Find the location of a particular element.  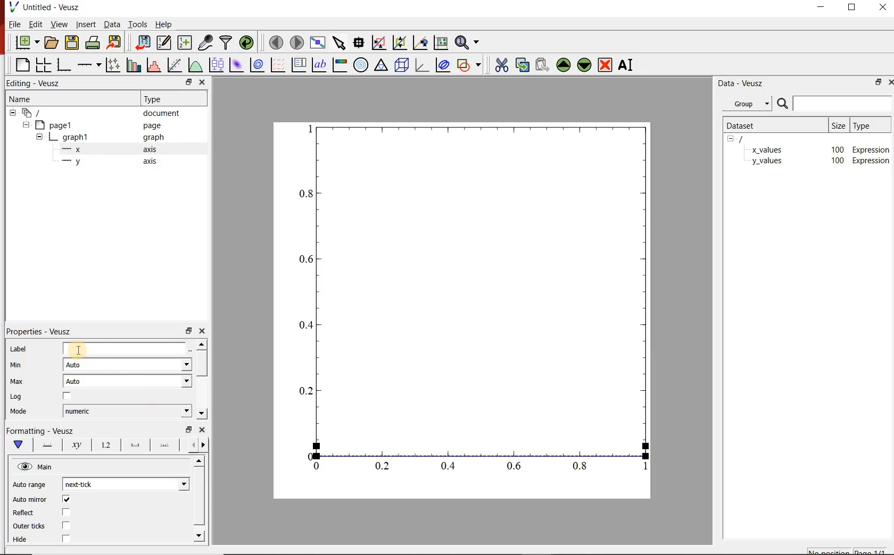

ternary graph is located at coordinates (382, 66).